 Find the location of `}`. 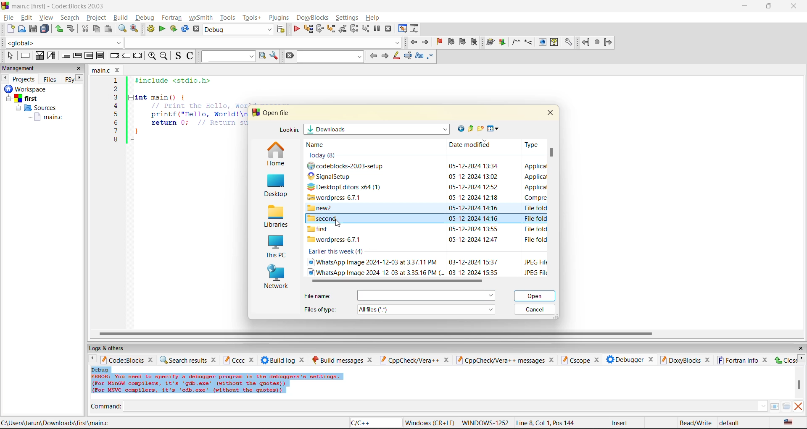

} is located at coordinates (137, 133).